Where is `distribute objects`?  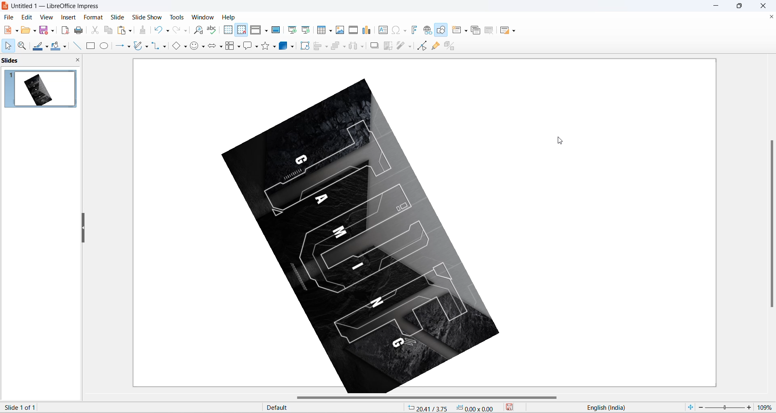
distribute objects is located at coordinates (354, 46).